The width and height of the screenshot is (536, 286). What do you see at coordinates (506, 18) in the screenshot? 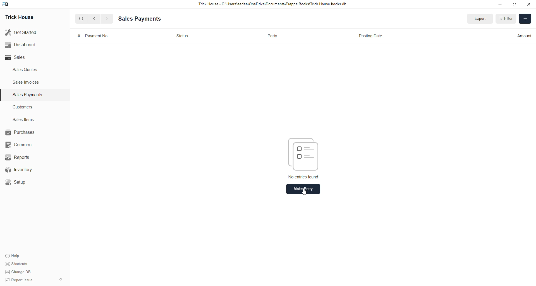
I see `Filter` at bounding box center [506, 18].